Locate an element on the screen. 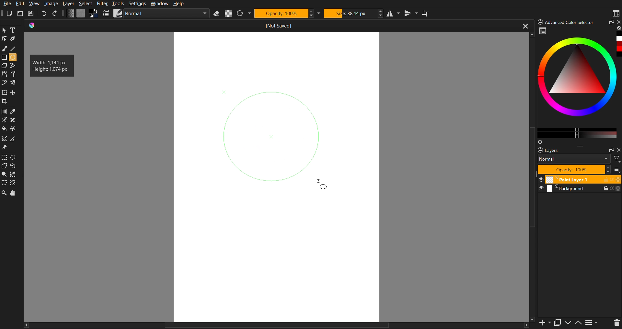 The width and height of the screenshot is (622, 329). Layer is located at coordinates (68, 3).